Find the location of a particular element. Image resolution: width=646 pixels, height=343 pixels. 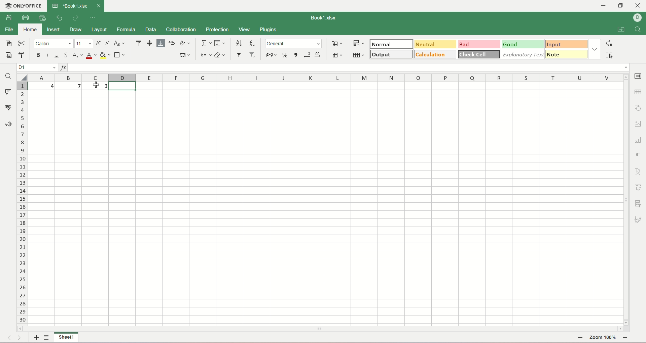

view is located at coordinates (244, 30).